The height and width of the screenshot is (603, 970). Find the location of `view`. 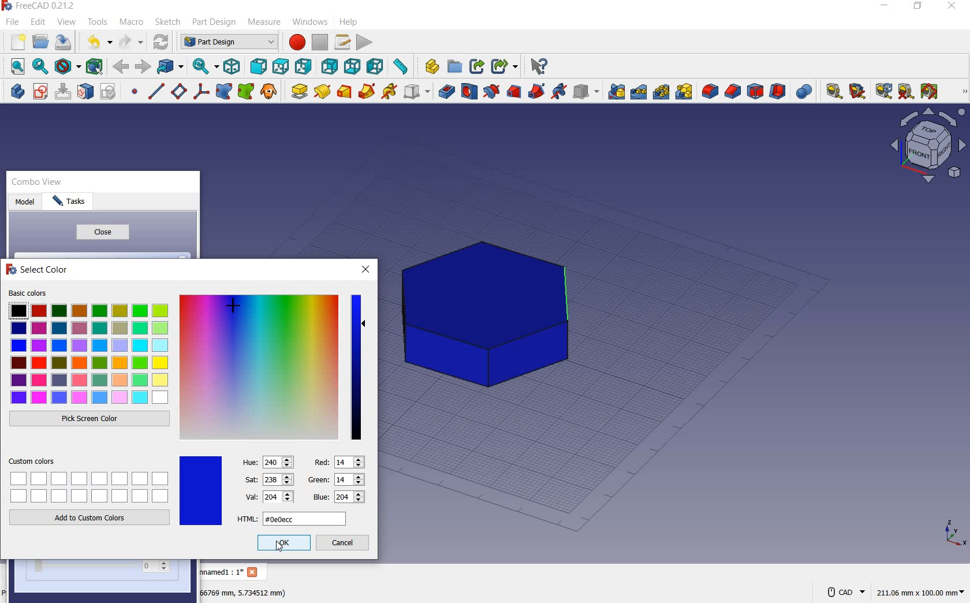

view is located at coordinates (68, 20).